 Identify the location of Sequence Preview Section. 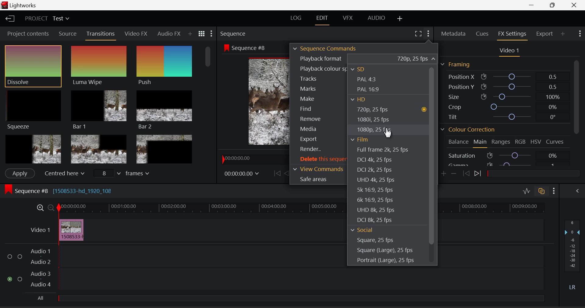
(232, 33).